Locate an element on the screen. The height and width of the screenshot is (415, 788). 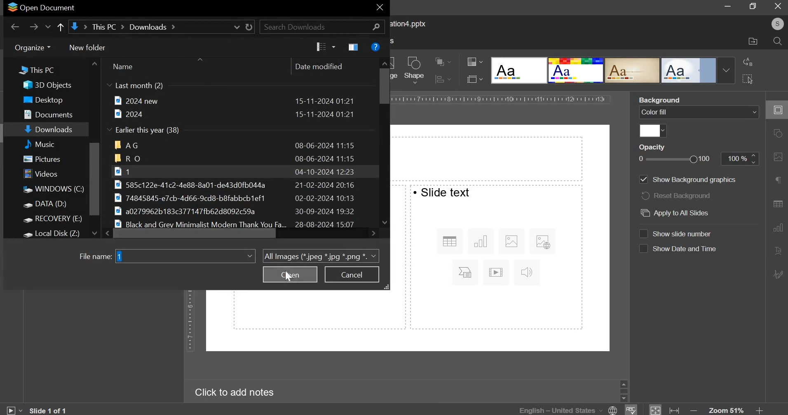
date modified is located at coordinates (319, 66).